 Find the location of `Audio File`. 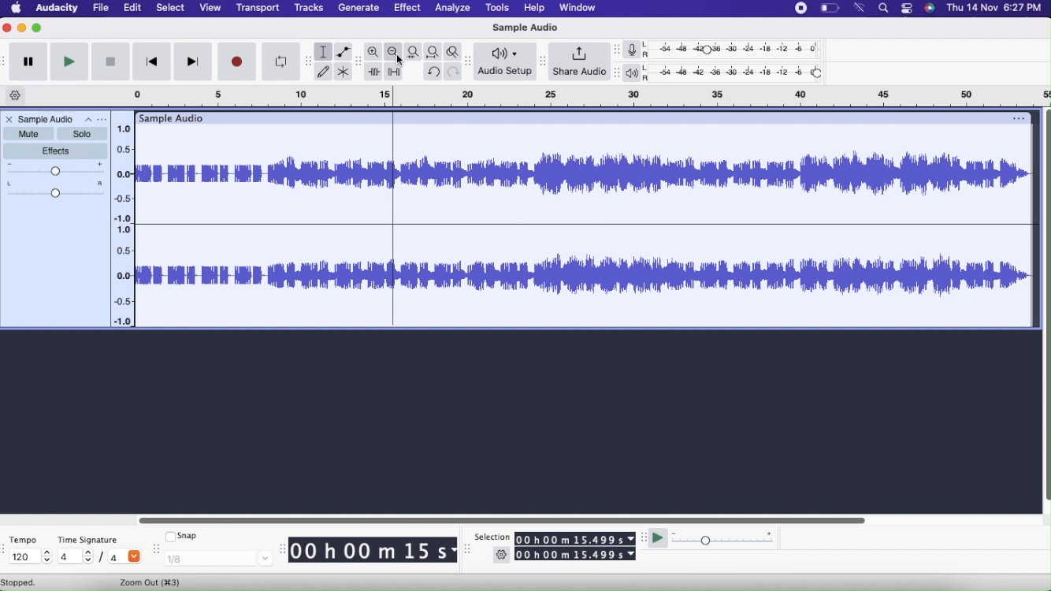

Audio File is located at coordinates (585, 222).